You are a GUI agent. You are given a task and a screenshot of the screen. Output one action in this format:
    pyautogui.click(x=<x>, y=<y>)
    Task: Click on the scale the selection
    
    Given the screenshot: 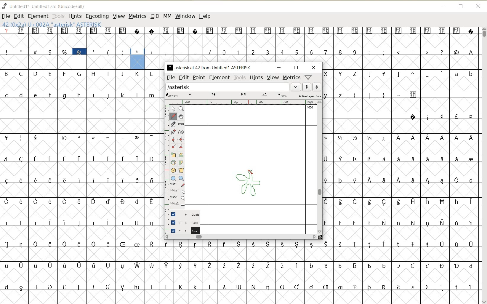 What is the action you would take?
    pyautogui.click(x=172, y=155)
    